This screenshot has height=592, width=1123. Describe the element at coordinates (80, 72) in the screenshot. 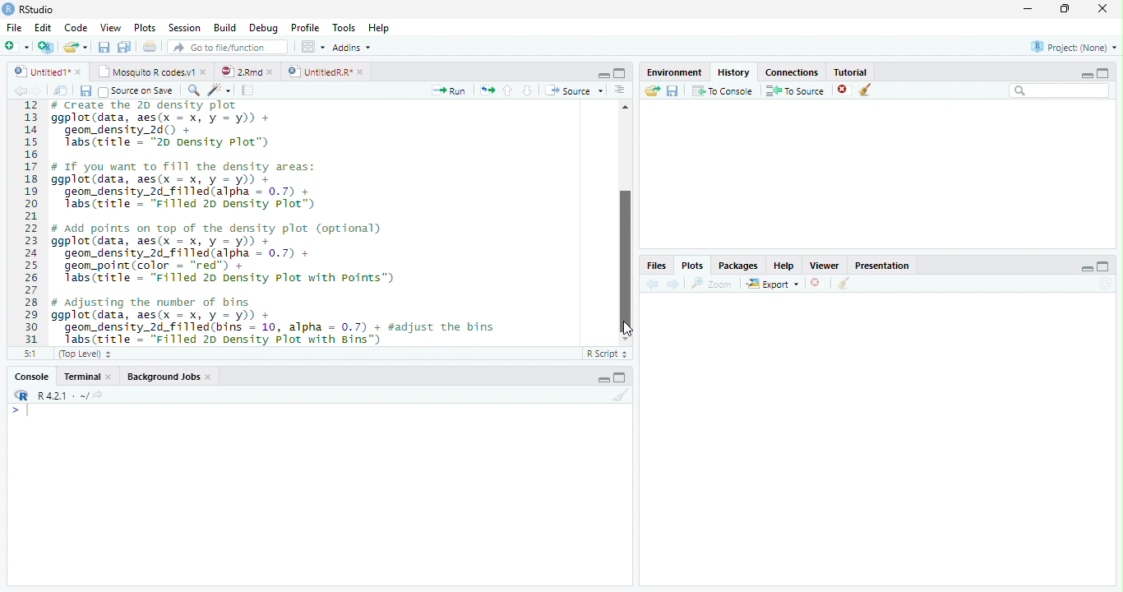

I see `close` at that location.